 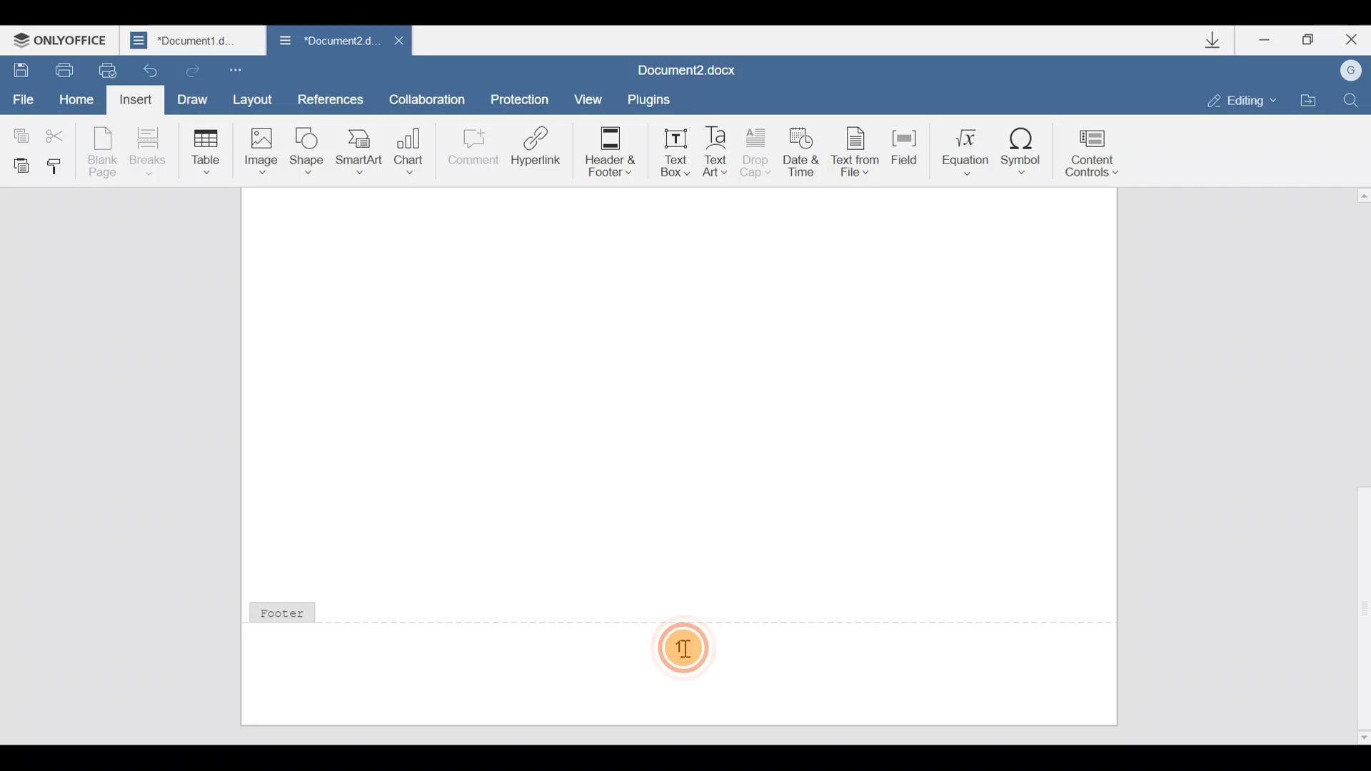 I want to click on Header & footer, so click(x=606, y=151).